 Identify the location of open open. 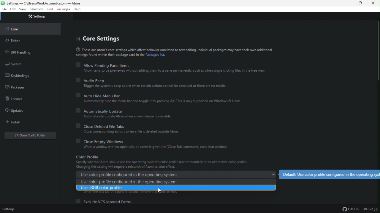
(32, 135).